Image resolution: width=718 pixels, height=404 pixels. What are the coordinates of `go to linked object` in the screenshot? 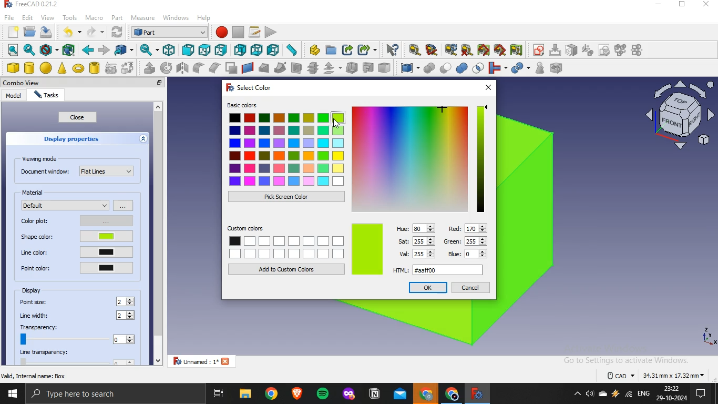 It's located at (124, 49).